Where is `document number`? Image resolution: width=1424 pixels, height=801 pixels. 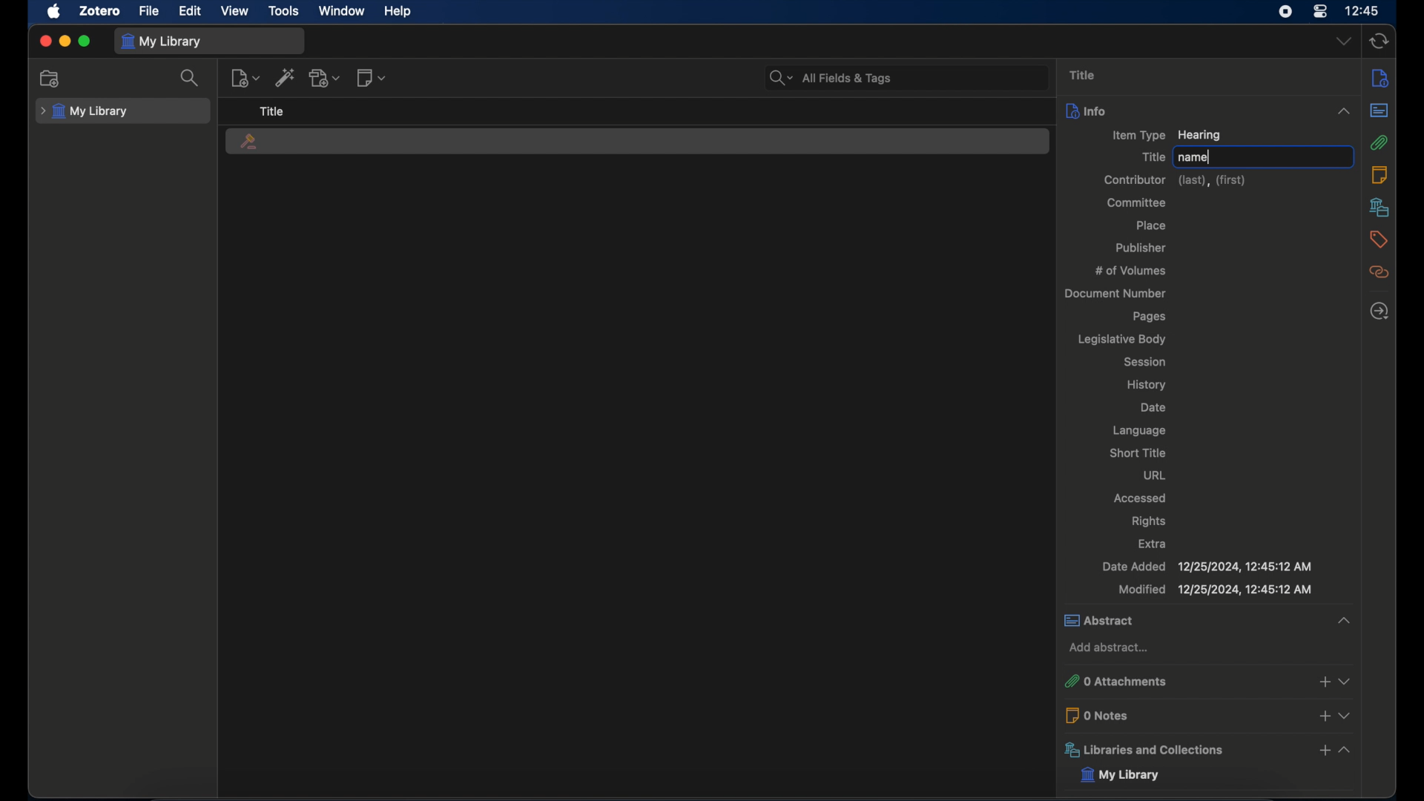 document number is located at coordinates (1114, 294).